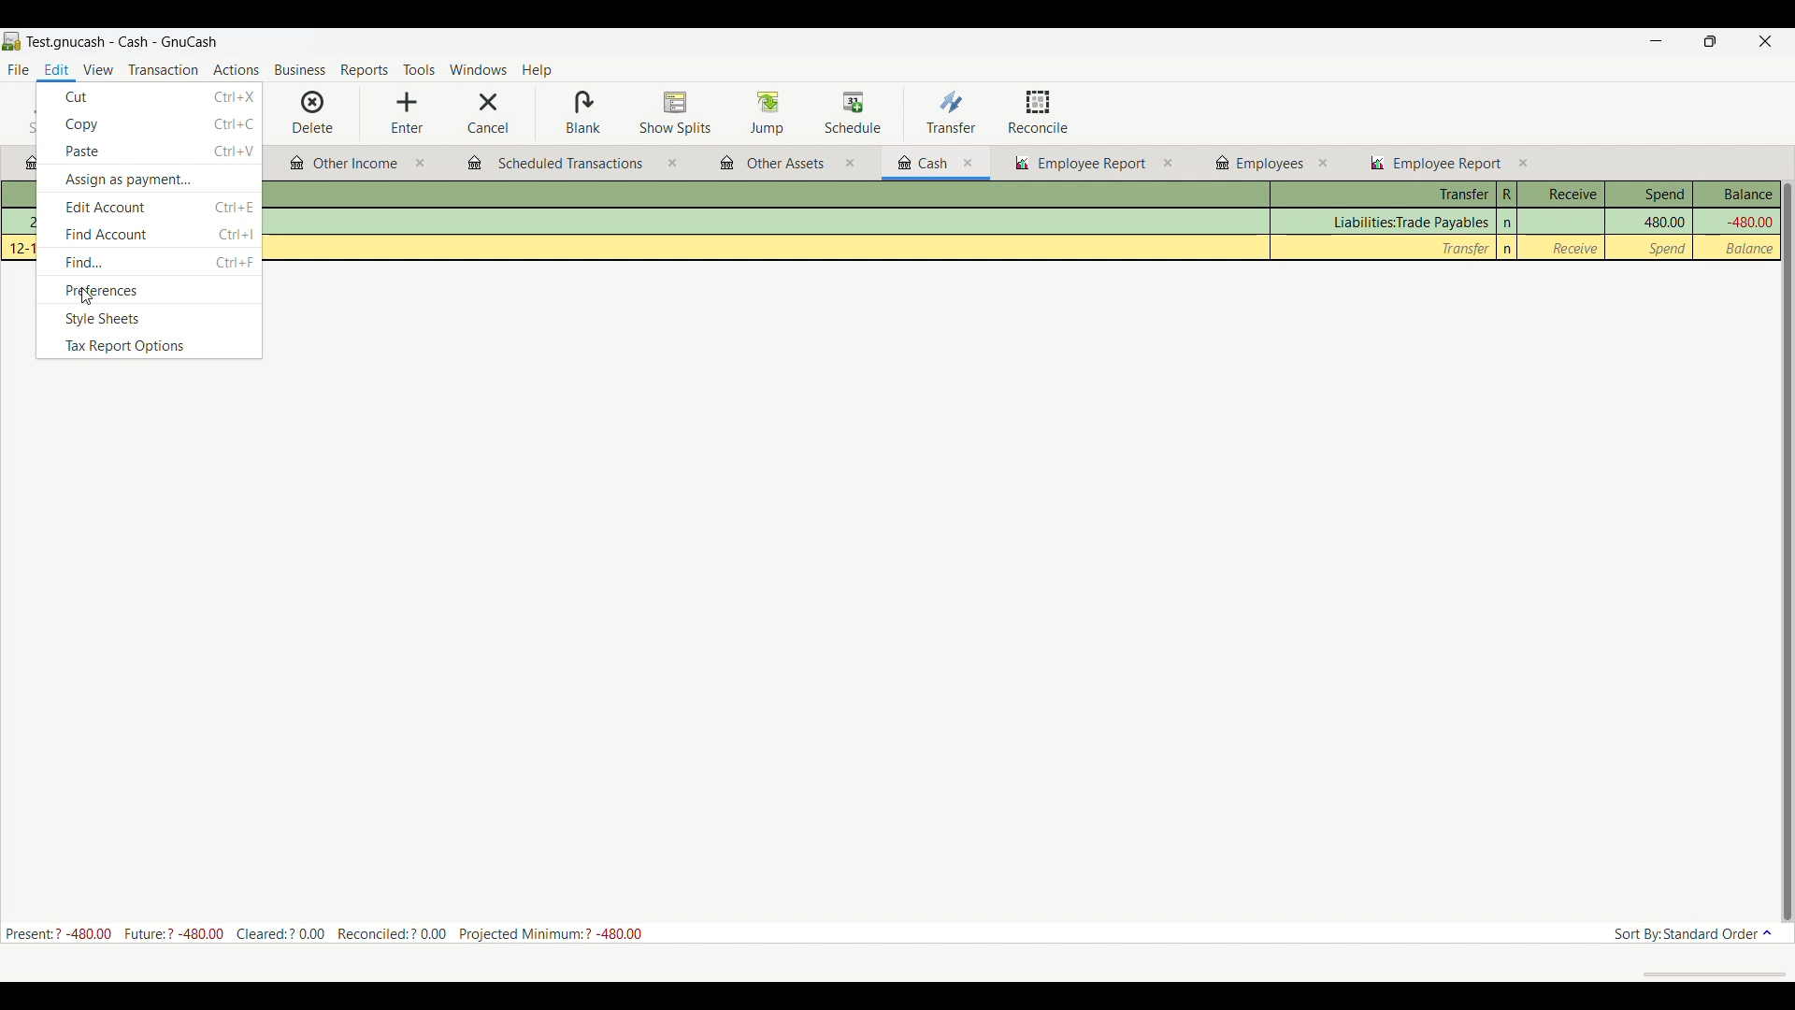 The height and width of the screenshot is (1010, 1795). I want to click on Other budgets and reports, so click(555, 166).